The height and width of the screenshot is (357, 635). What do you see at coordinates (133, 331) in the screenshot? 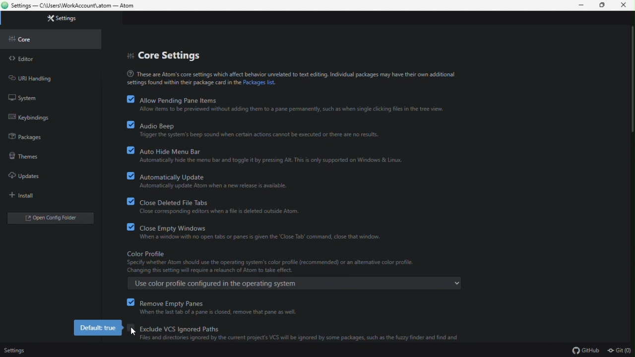
I see `Cursor` at bounding box center [133, 331].